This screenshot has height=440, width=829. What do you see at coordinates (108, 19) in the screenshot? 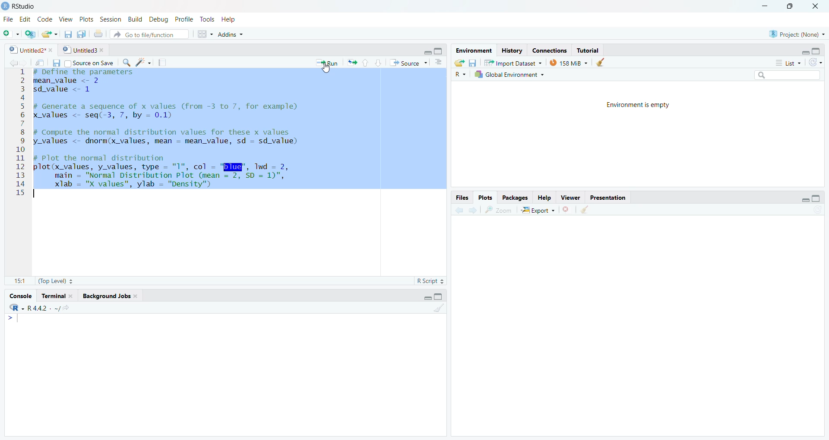
I see `Session` at bounding box center [108, 19].